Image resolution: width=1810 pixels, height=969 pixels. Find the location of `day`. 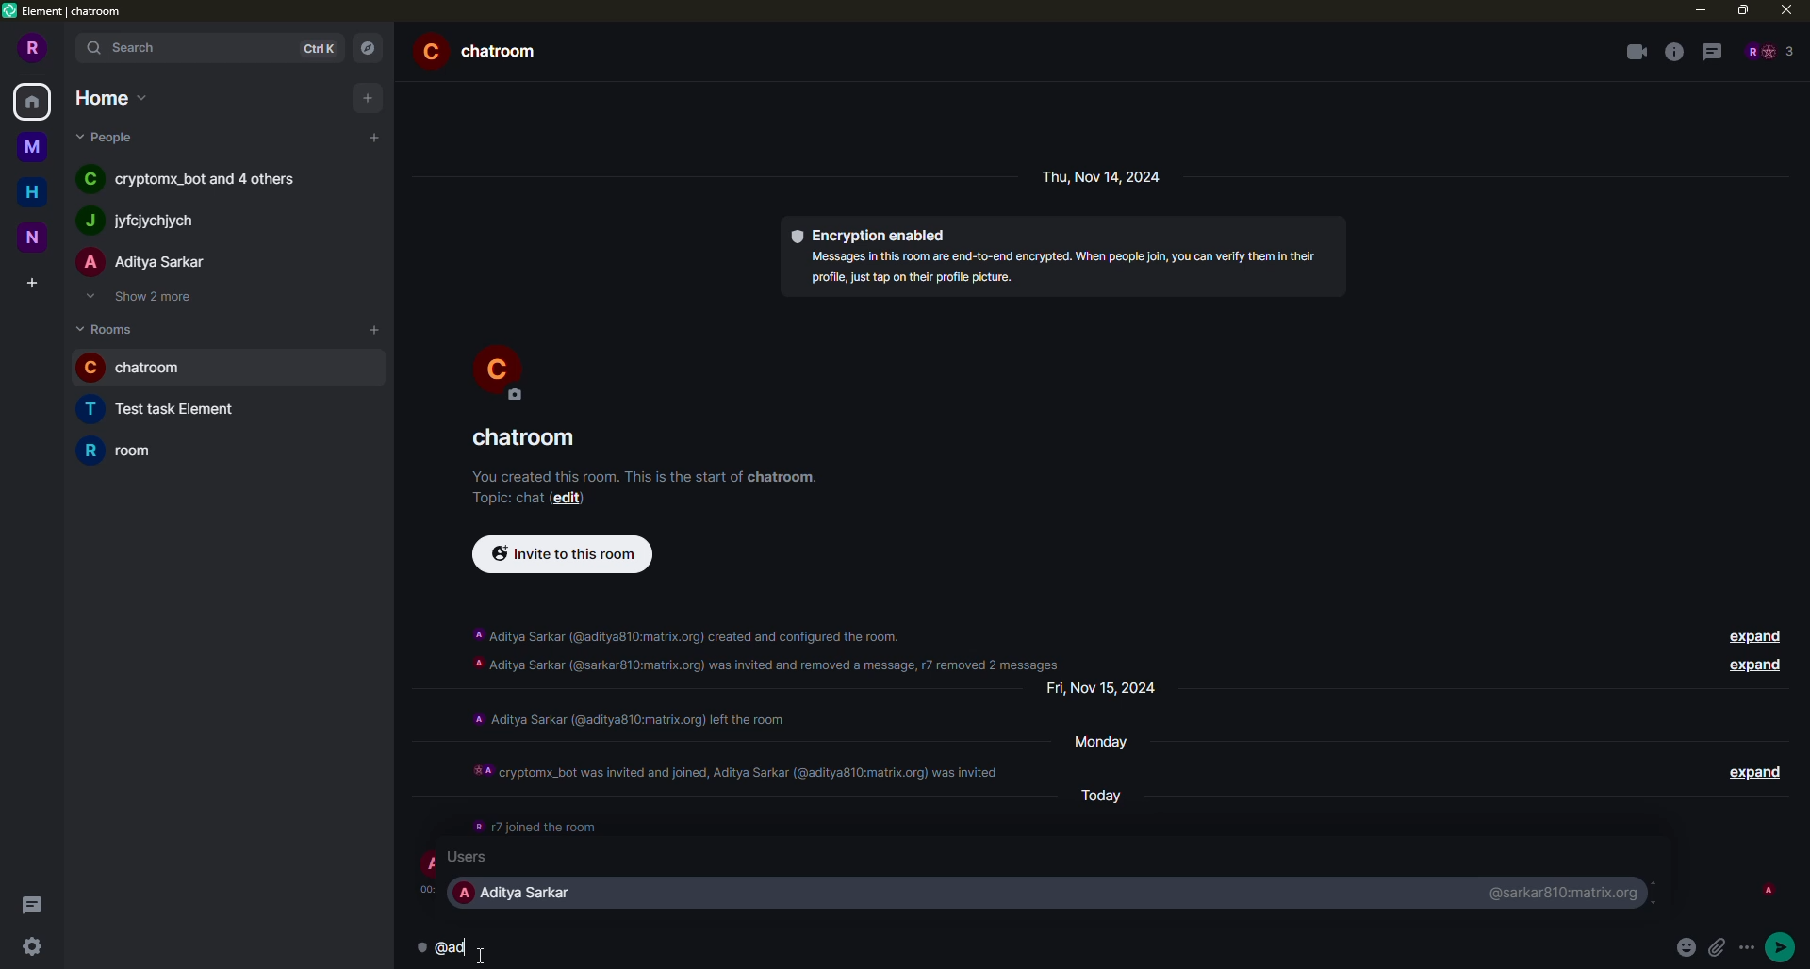

day is located at coordinates (1111, 793).